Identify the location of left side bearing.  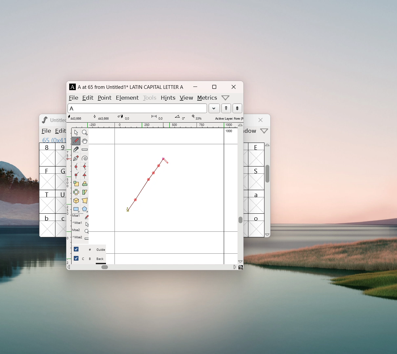
(115, 196).